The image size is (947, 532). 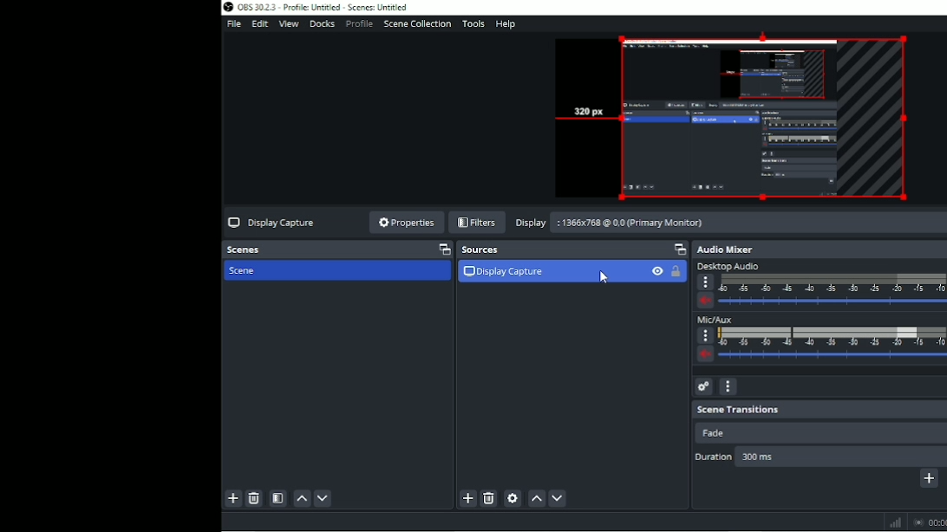 I want to click on Title, so click(x=322, y=7).